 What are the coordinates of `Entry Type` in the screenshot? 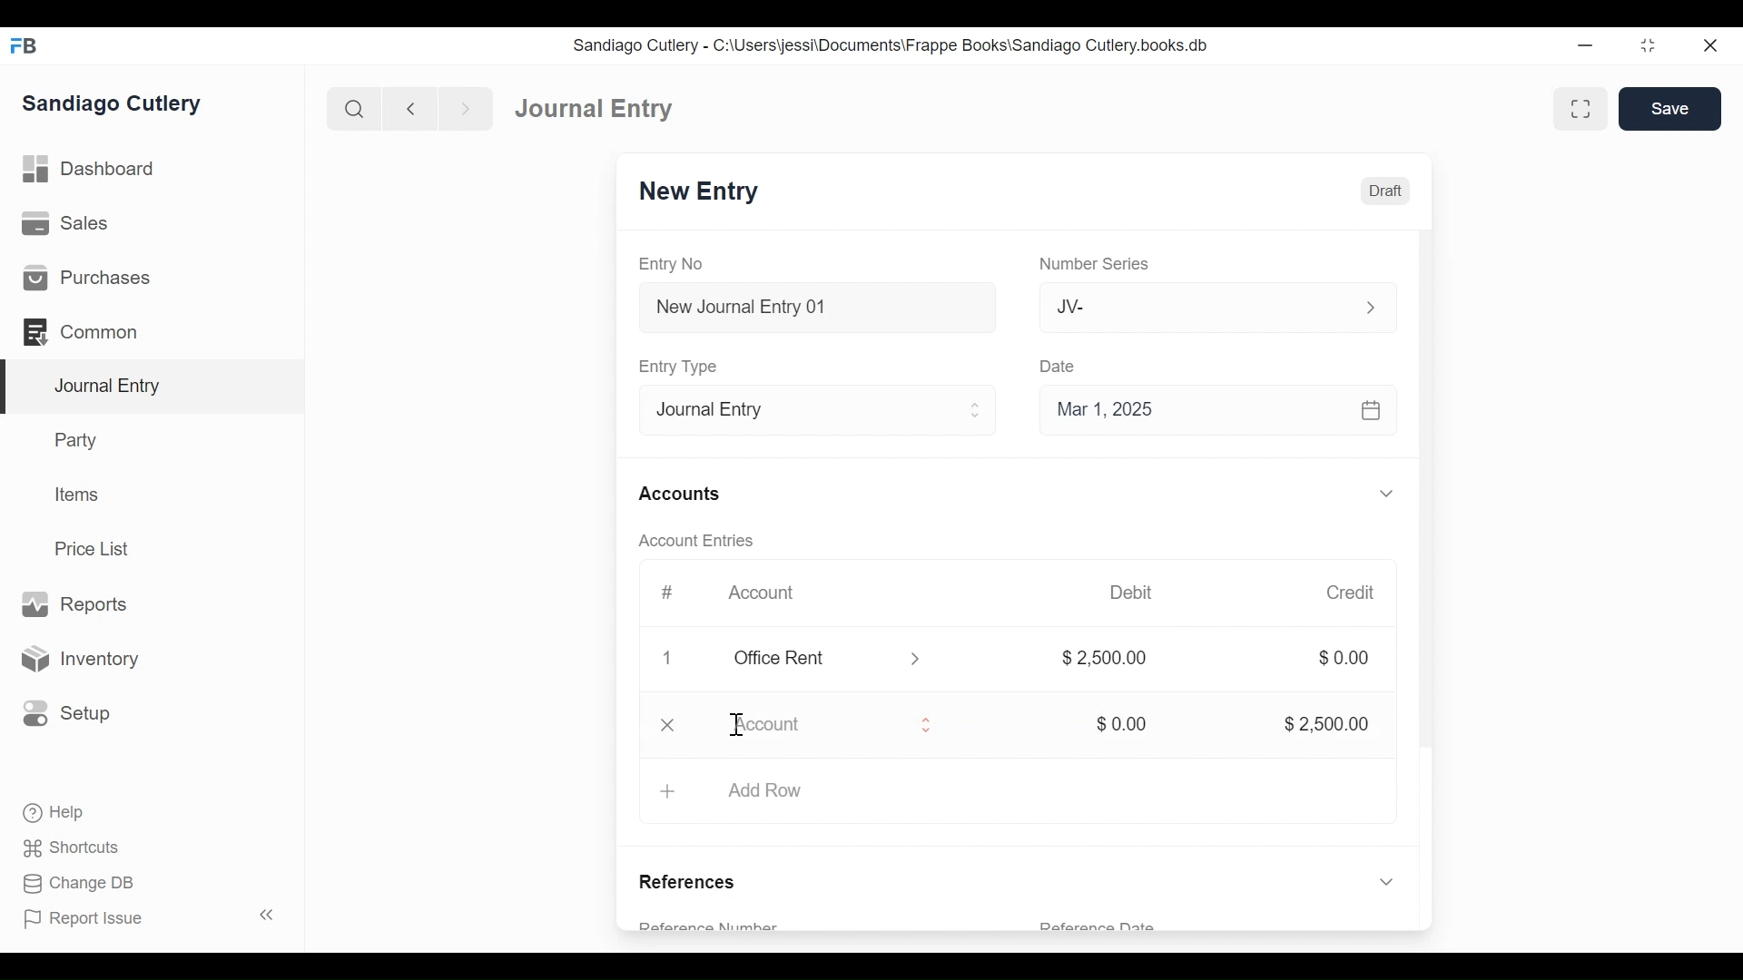 It's located at (812, 407).